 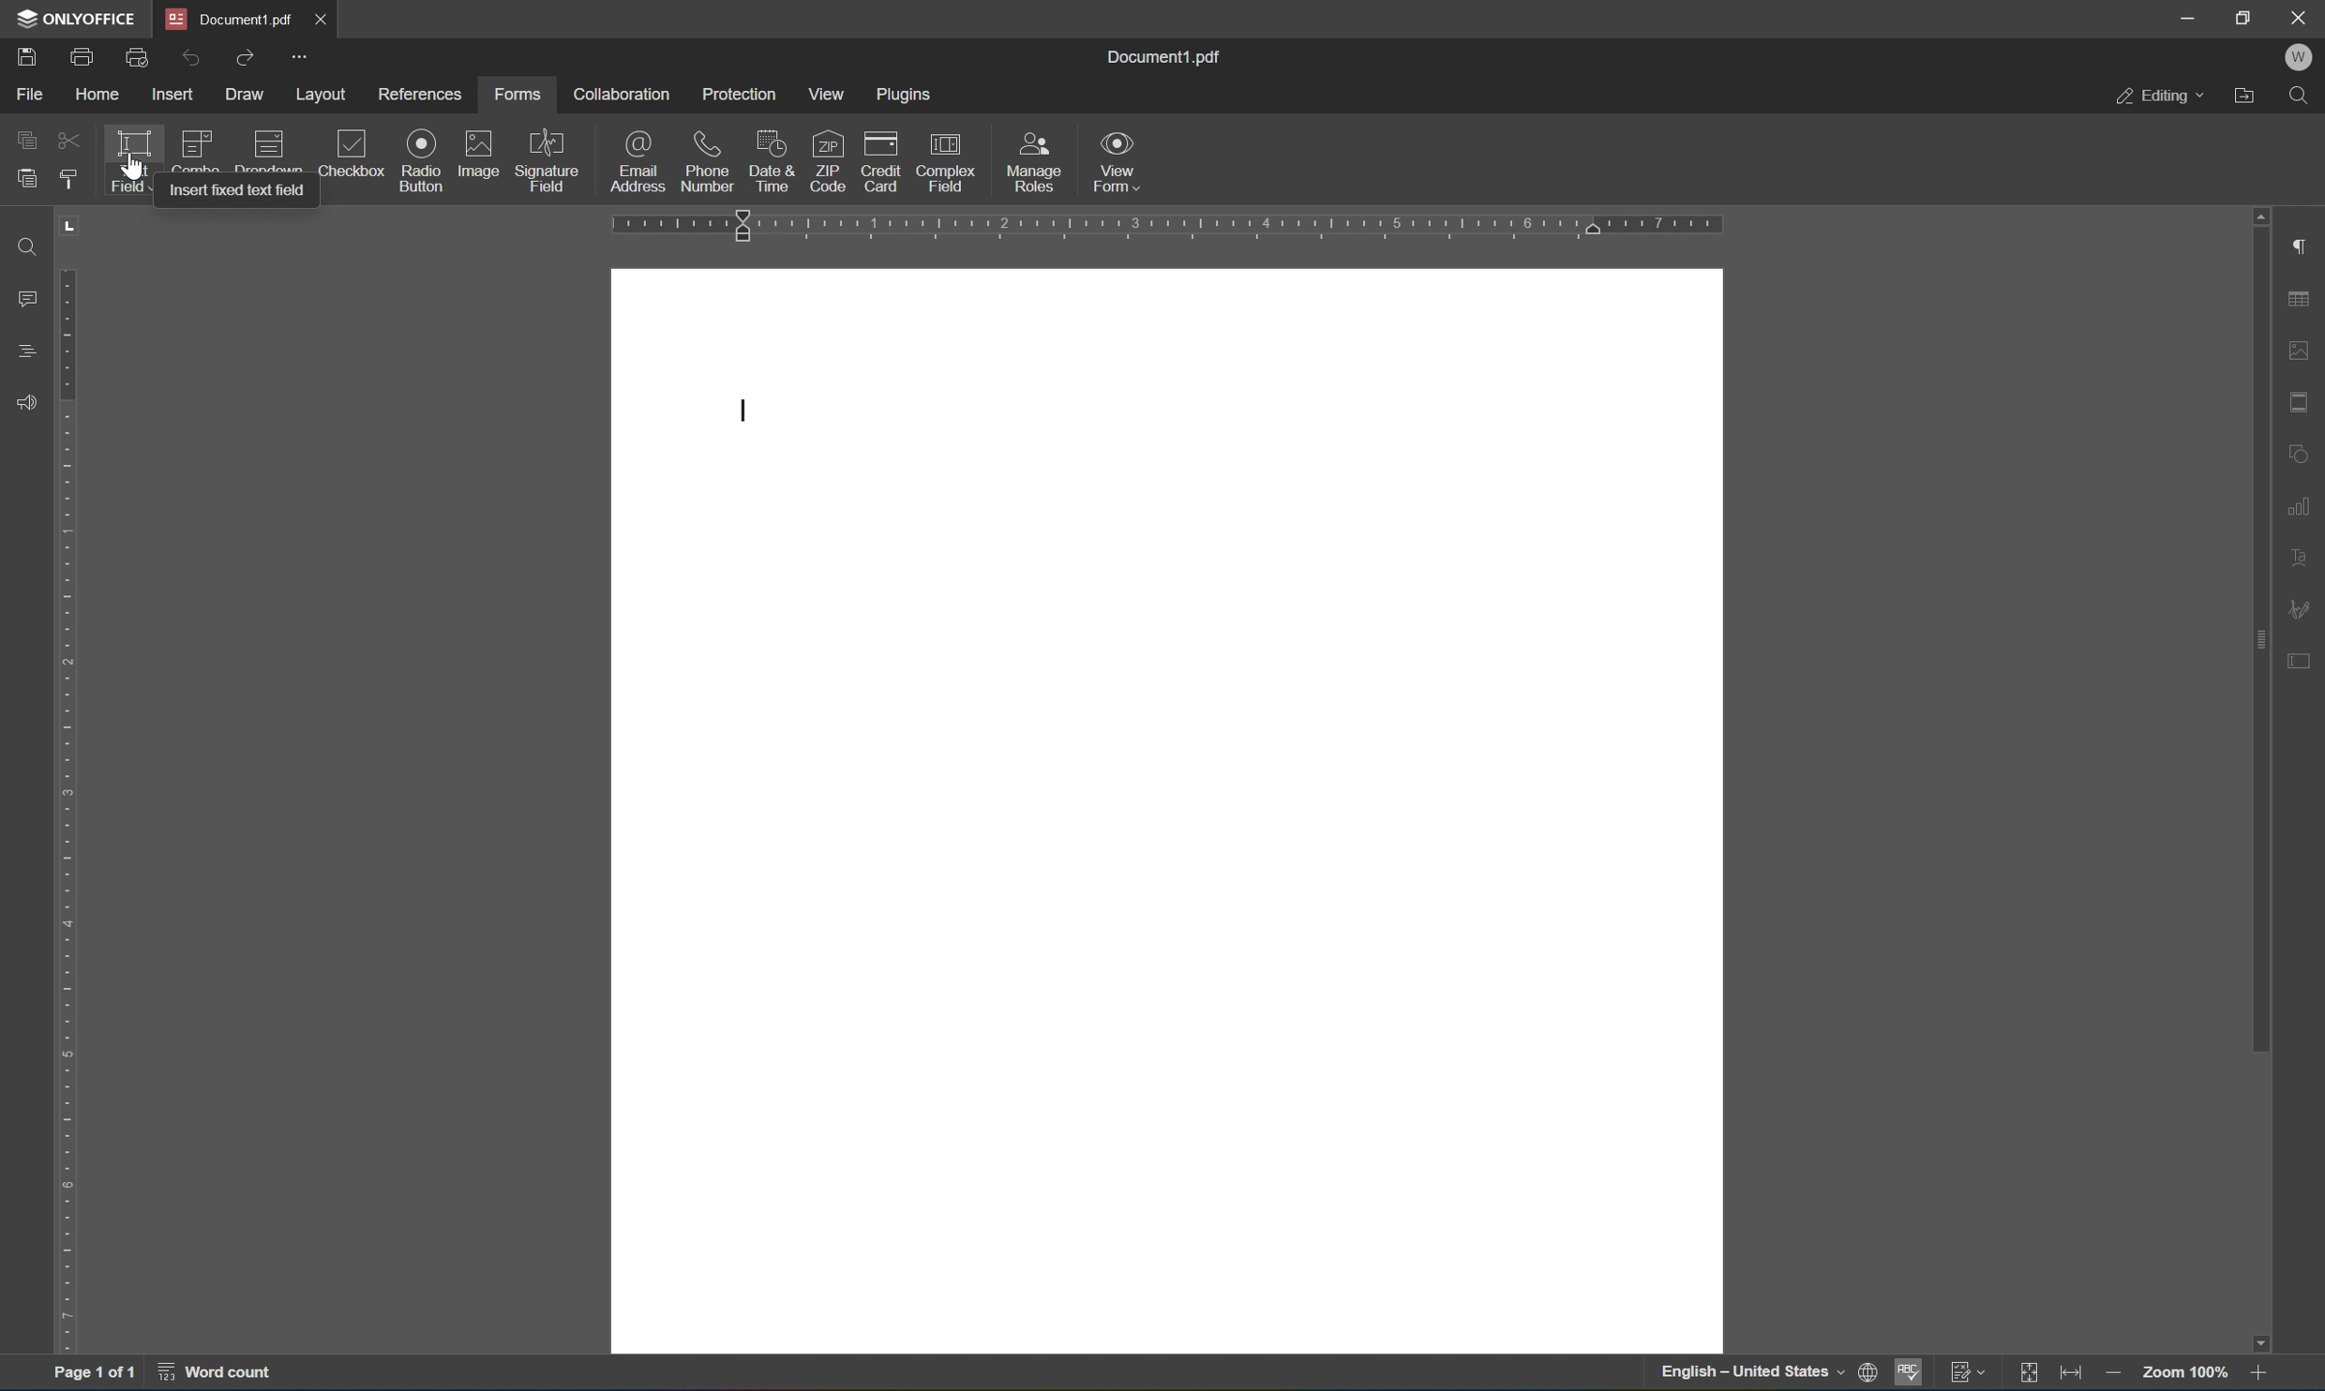 I want to click on english - united states, so click(x=1747, y=1373).